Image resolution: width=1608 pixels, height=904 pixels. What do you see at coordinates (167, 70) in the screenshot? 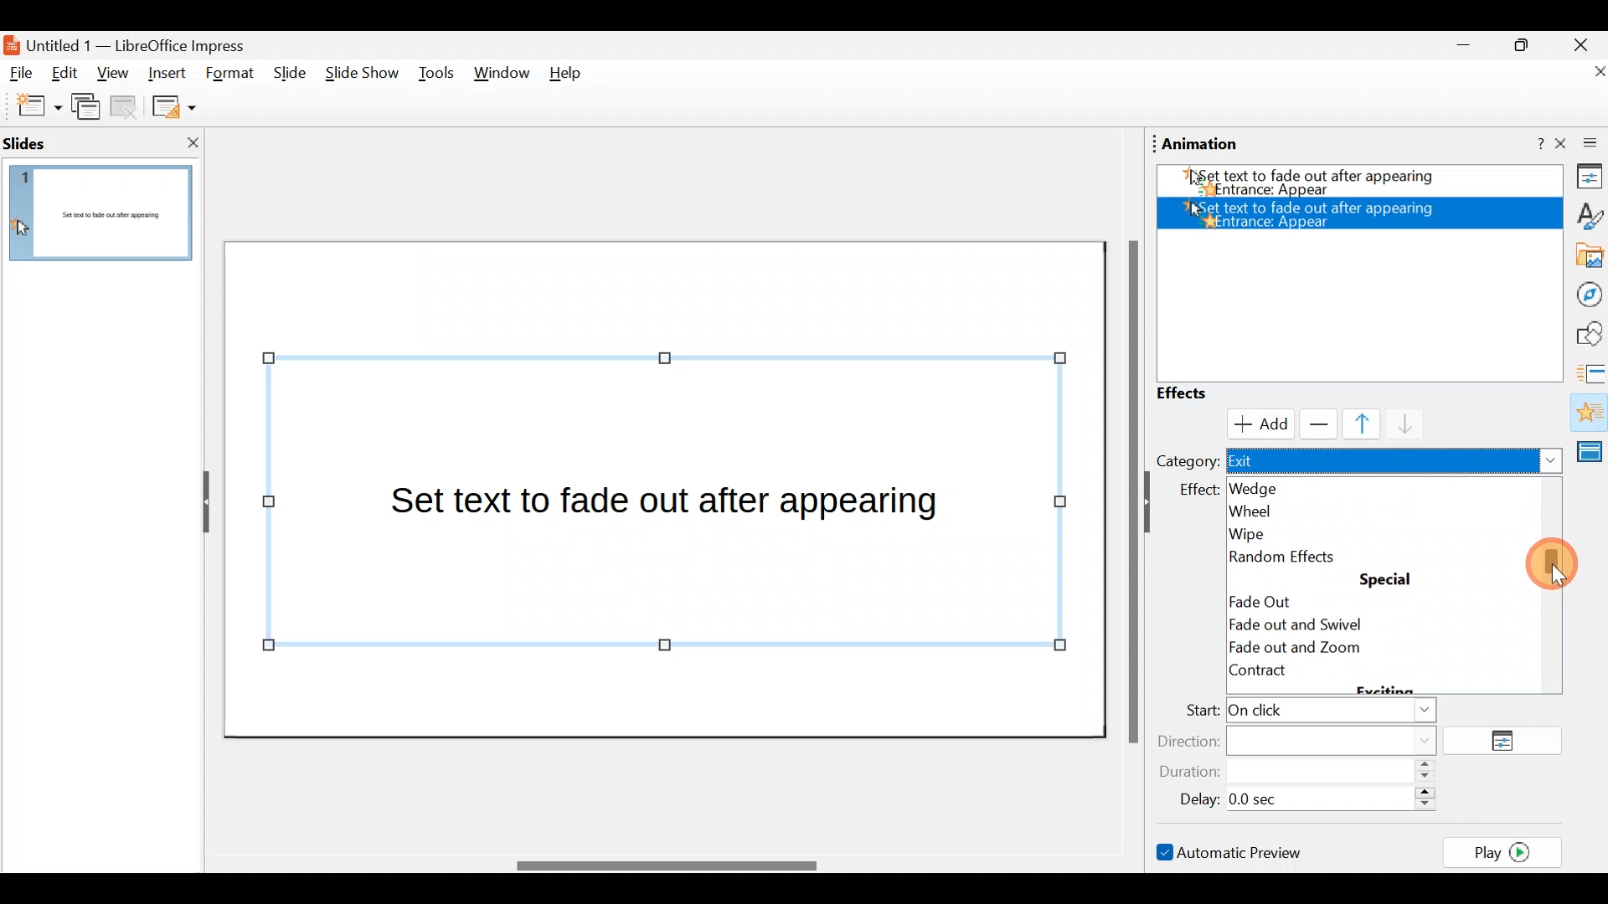
I see `Insert` at bounding box center [167, 70].